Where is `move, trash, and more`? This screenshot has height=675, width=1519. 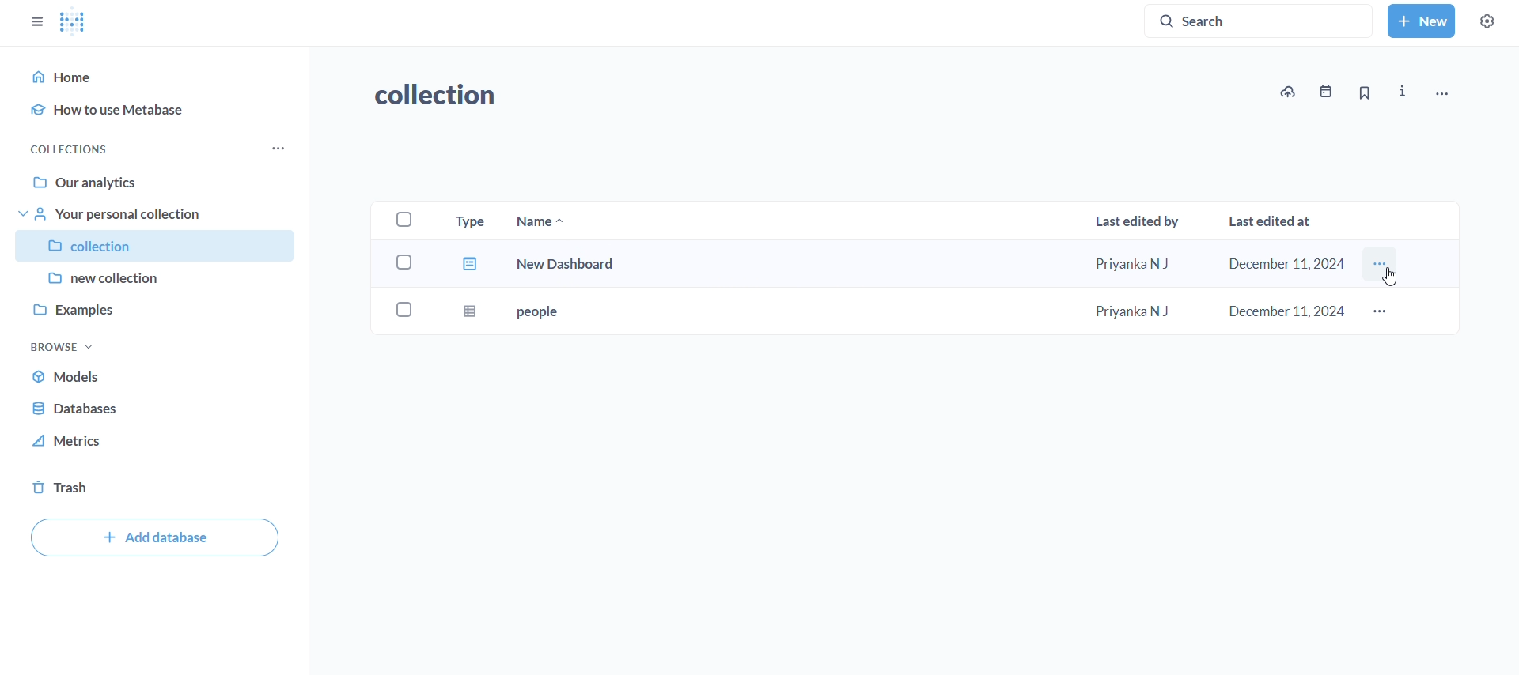 move, trash, and more is located at coordinates (1441, 92).